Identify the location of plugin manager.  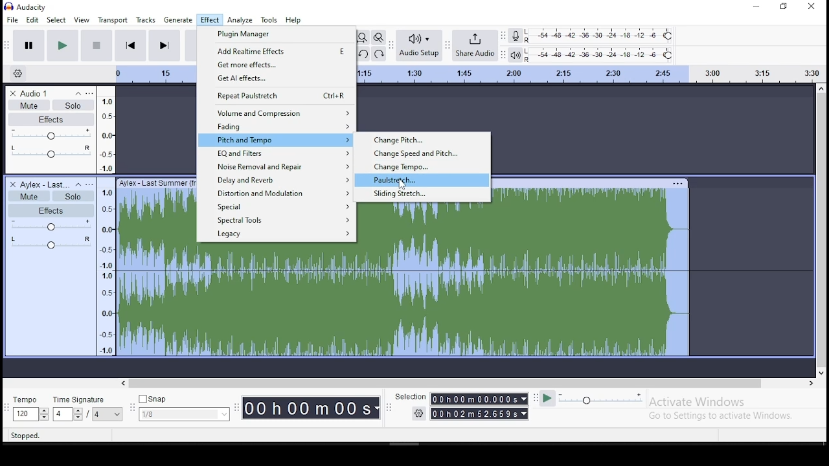
(277, 35).